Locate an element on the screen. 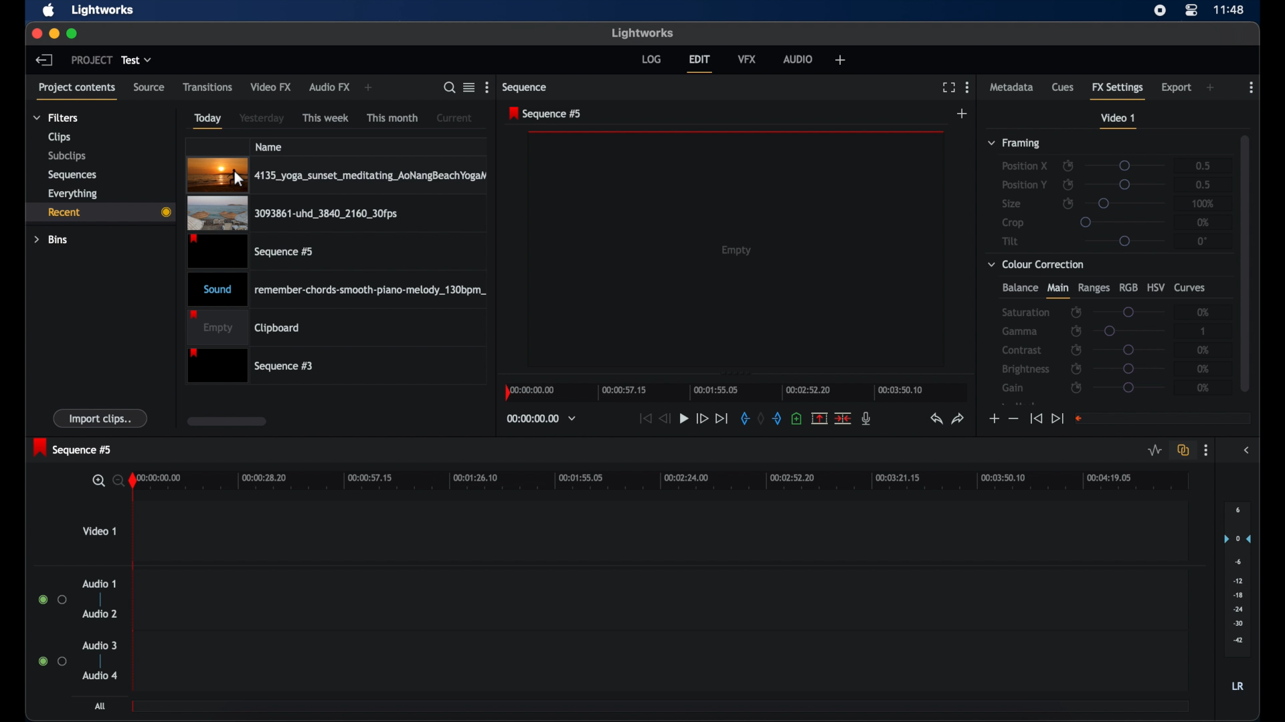 The width and height of the screenshot is (1285, 722). enable/disable keyframes is located at coordinates (1067, 185).